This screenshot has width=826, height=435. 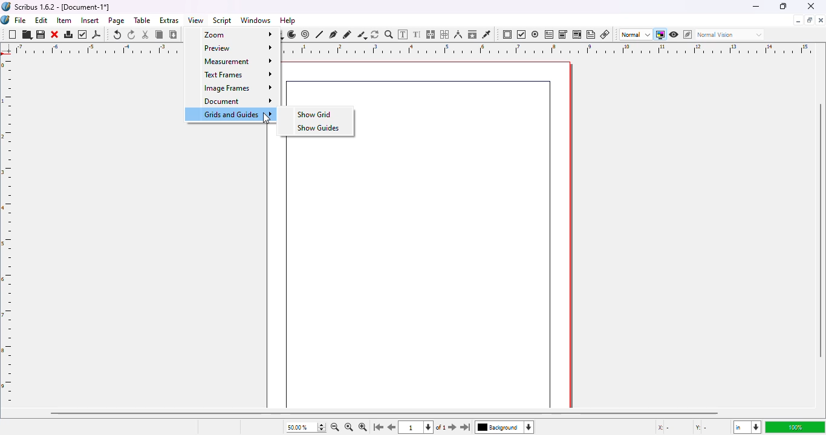 I want to click on zoom to 100%, so click(x=348, y=428).